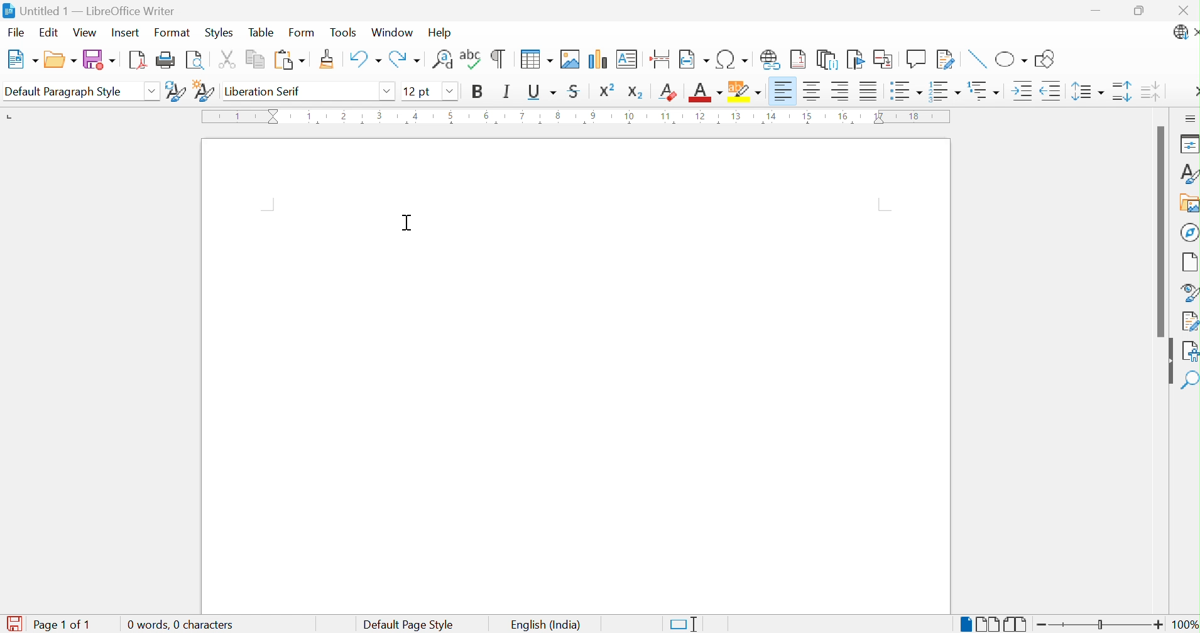 Image resolution: width=1200 pixels, height=633 pixels. Describe the element at coordinates (660, 58) in the screenshot. I see `Insert Page Break` at that location.